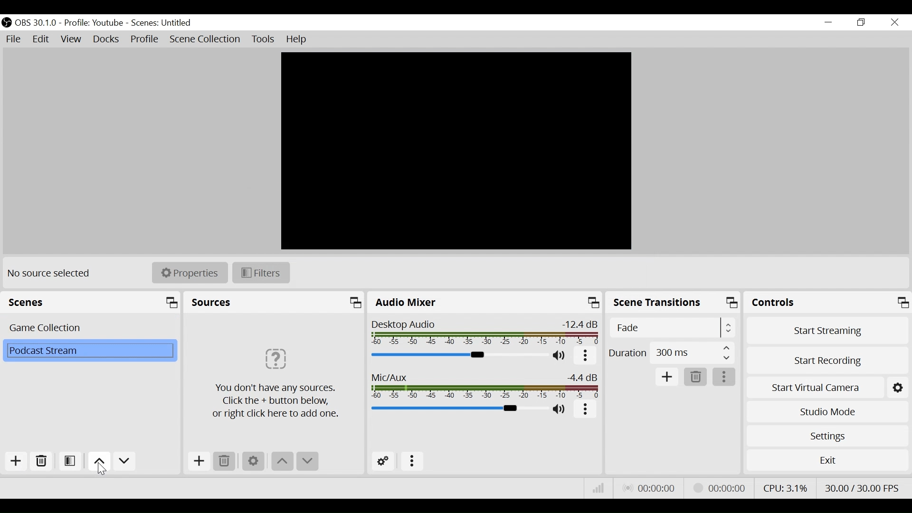  What do you see at coordinates (281, 462) in the screenshot?
I see `move up` at bounding box center [281, 462].